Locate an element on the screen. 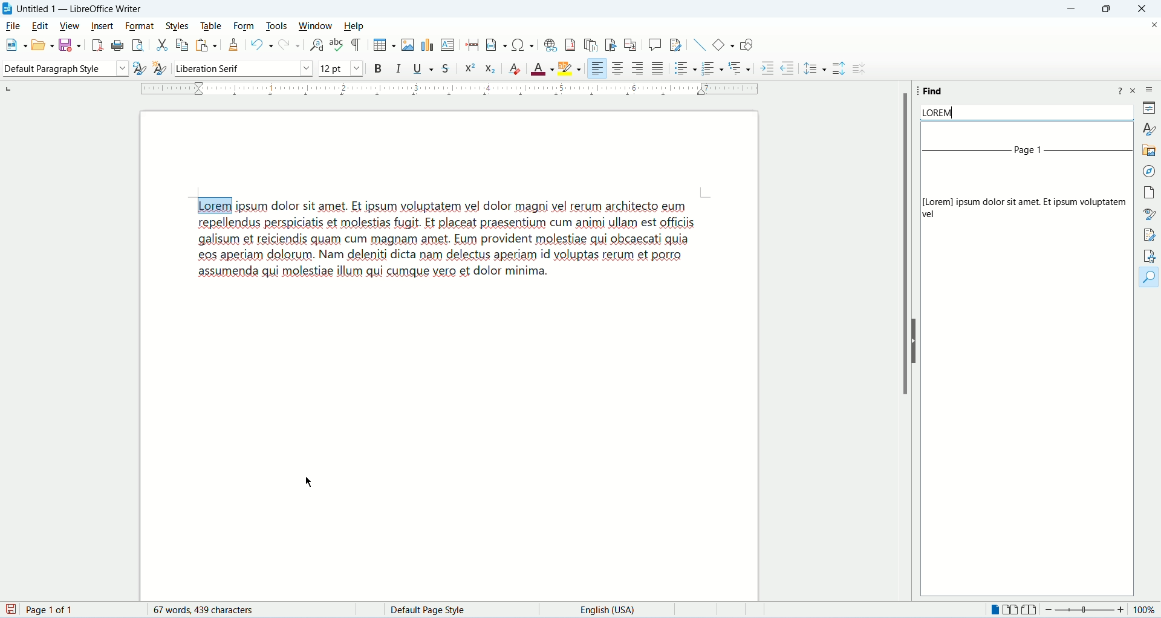 The image size is (1161, 618). view is located at coordinates (68, 25).